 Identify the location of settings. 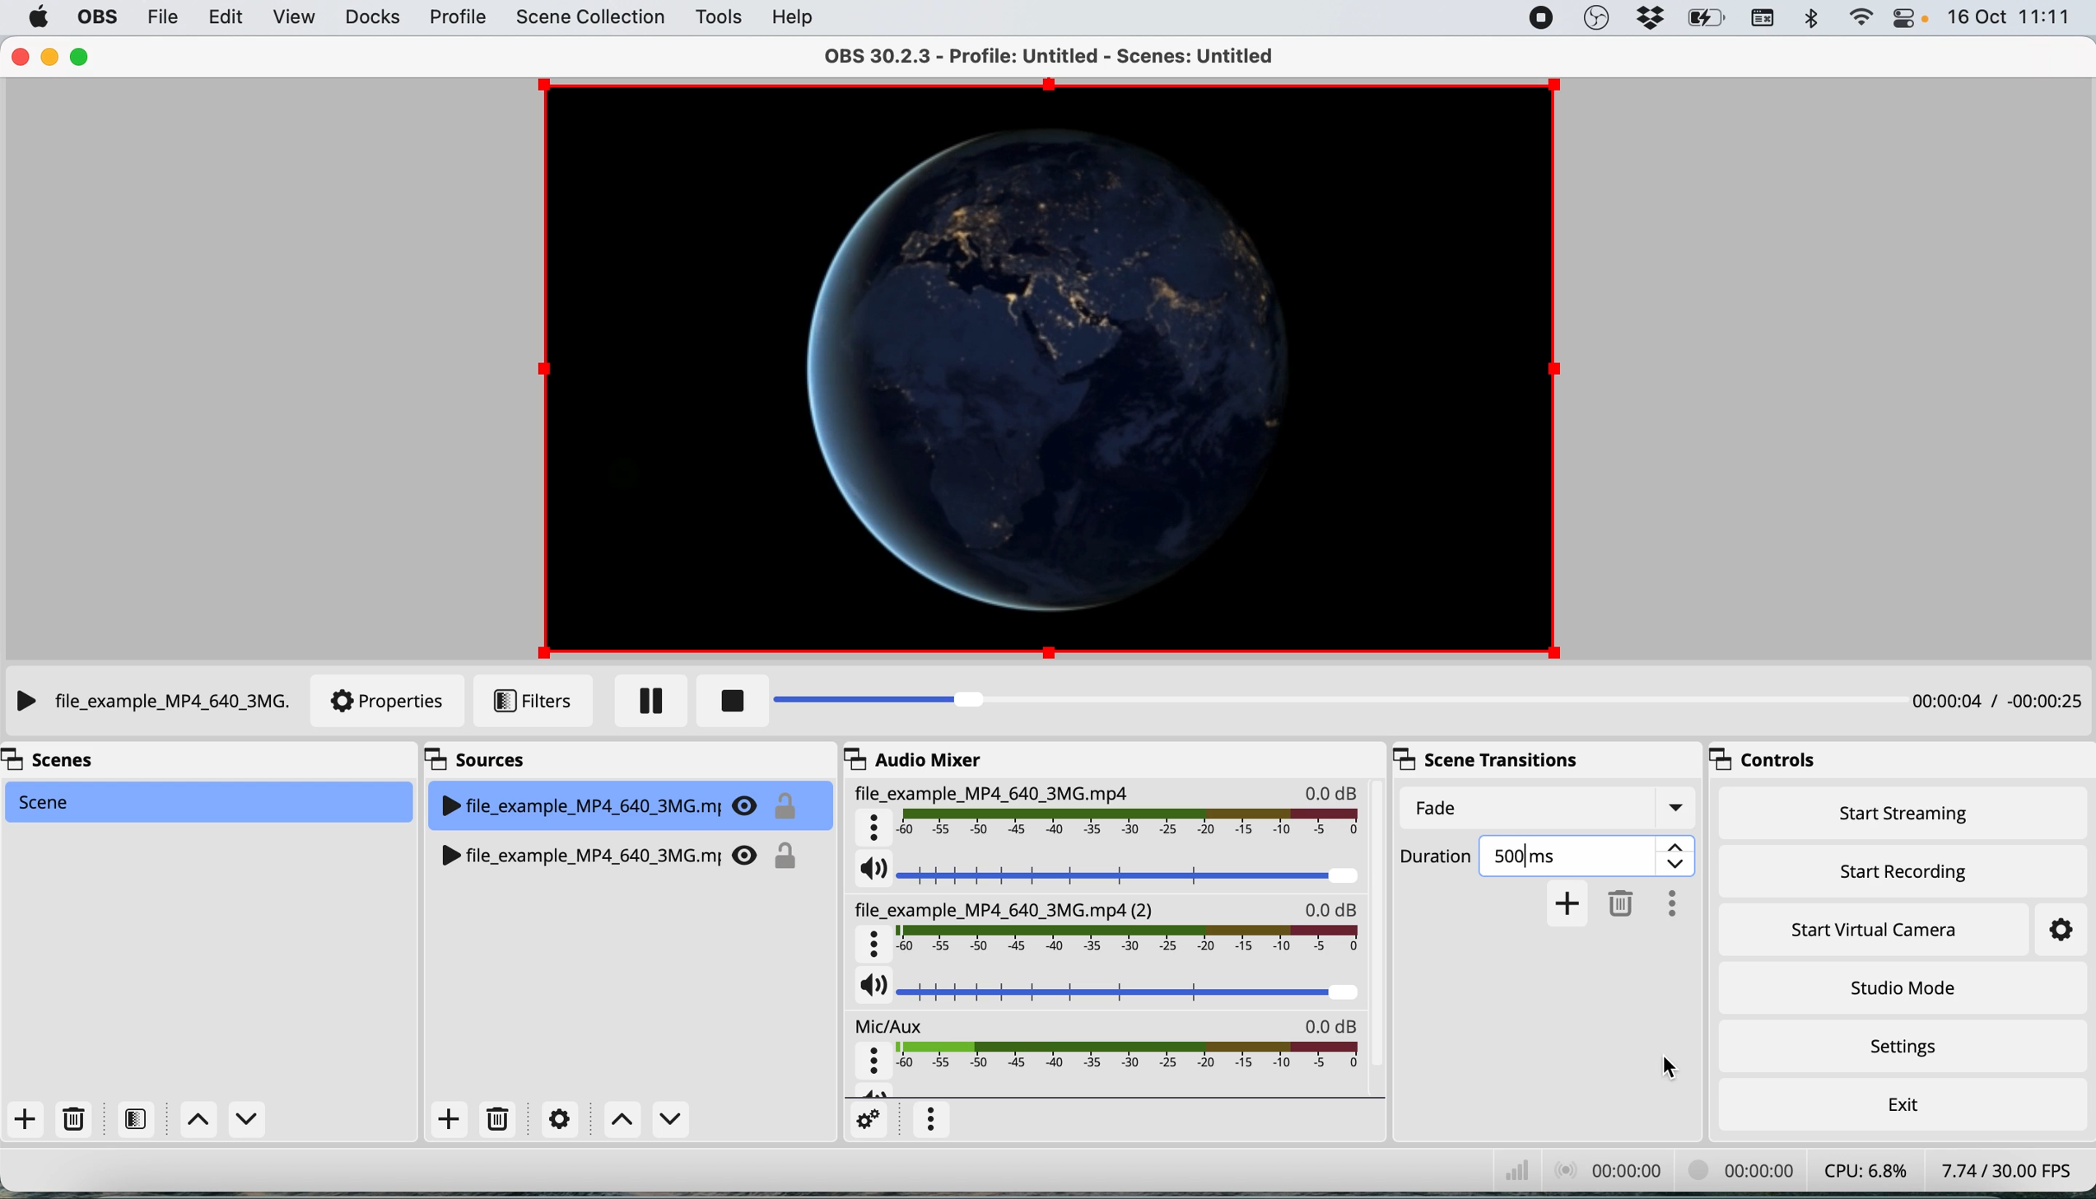
(2058, 929).